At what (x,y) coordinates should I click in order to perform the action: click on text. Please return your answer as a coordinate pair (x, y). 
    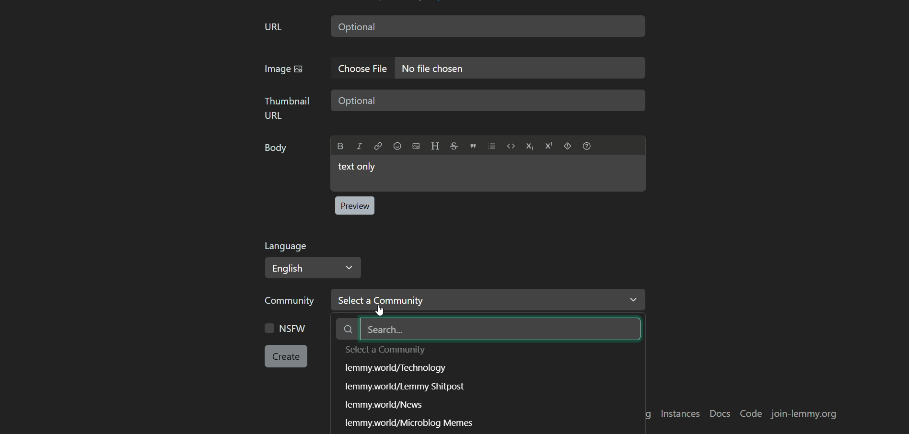
    Looking at the image, I should click on (385, 405).